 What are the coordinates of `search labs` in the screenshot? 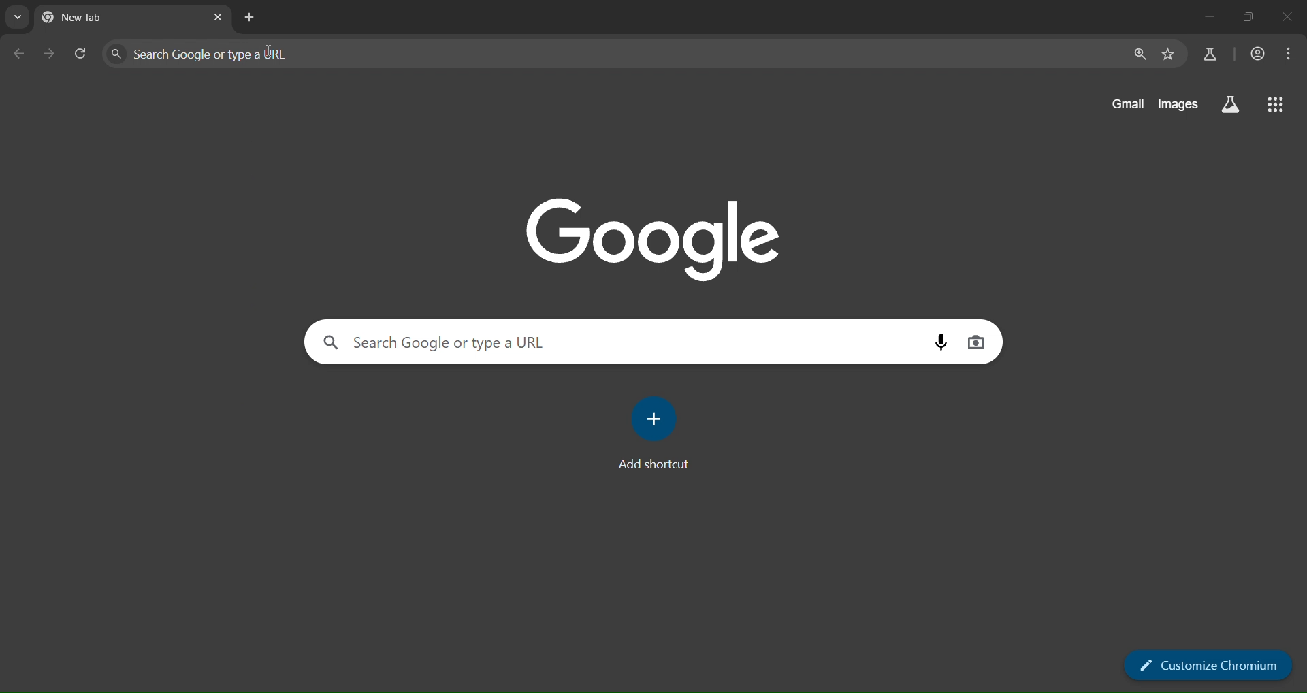 It's located at (1229, 104).